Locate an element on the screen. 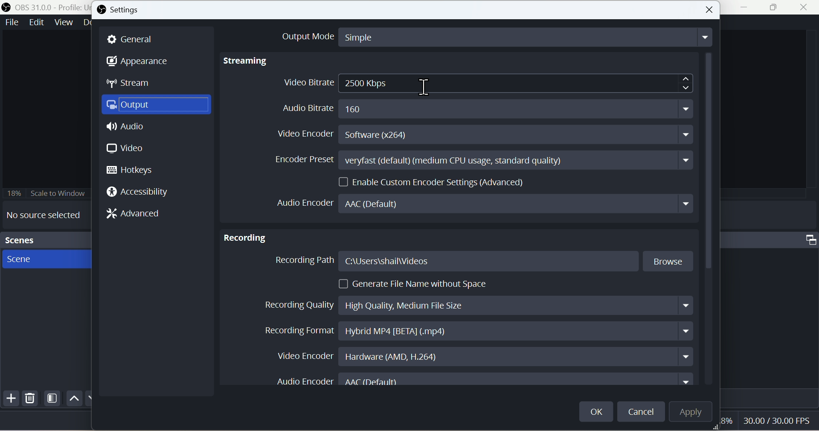 The image size is (819, 431). View is located at coordinates (64, 23).